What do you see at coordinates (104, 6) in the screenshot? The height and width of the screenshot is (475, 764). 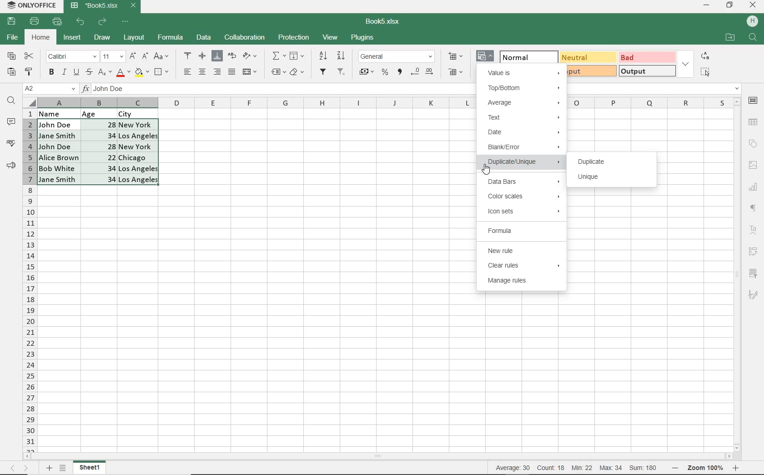 I see `DOCUMENT NAME` at bounding box center [104, 6].